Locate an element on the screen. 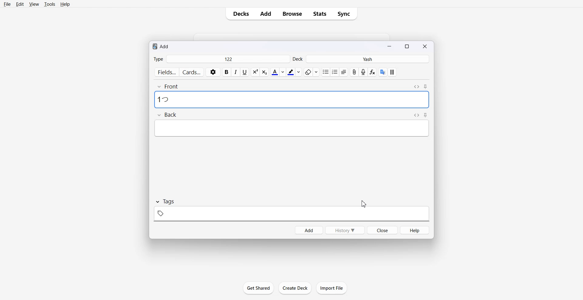 This screenshot has height=300, width=583. Close is located at coordinates (382, 230).